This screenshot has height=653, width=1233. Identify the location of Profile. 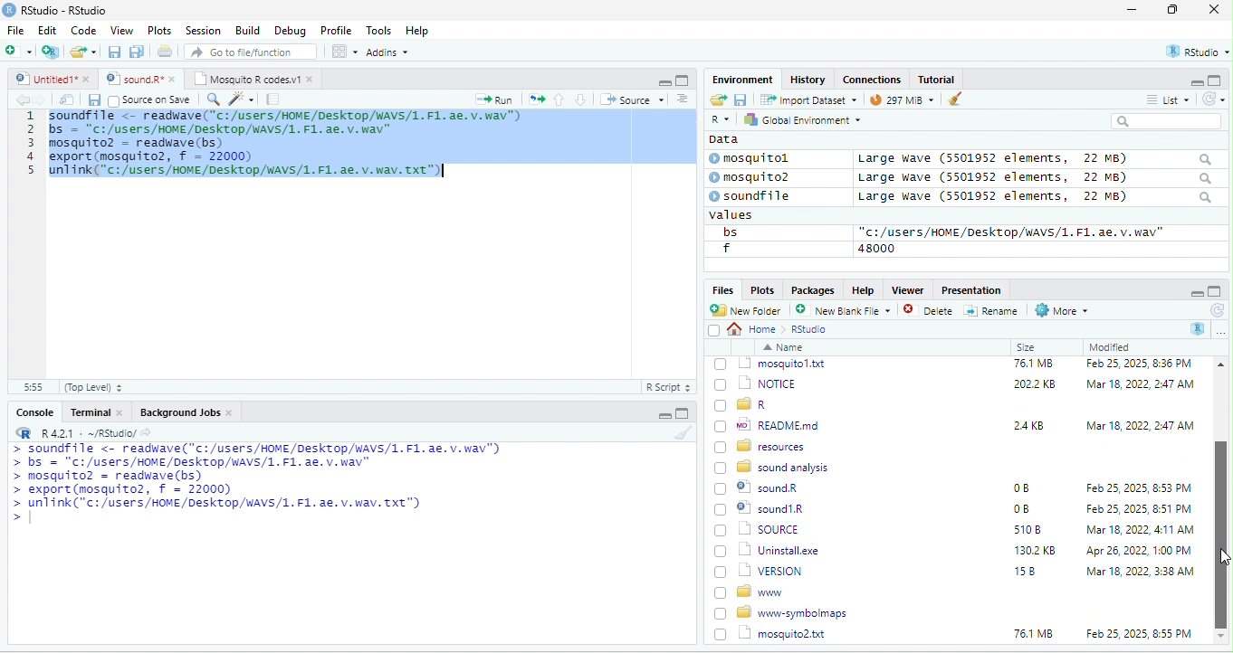
(336, 31).